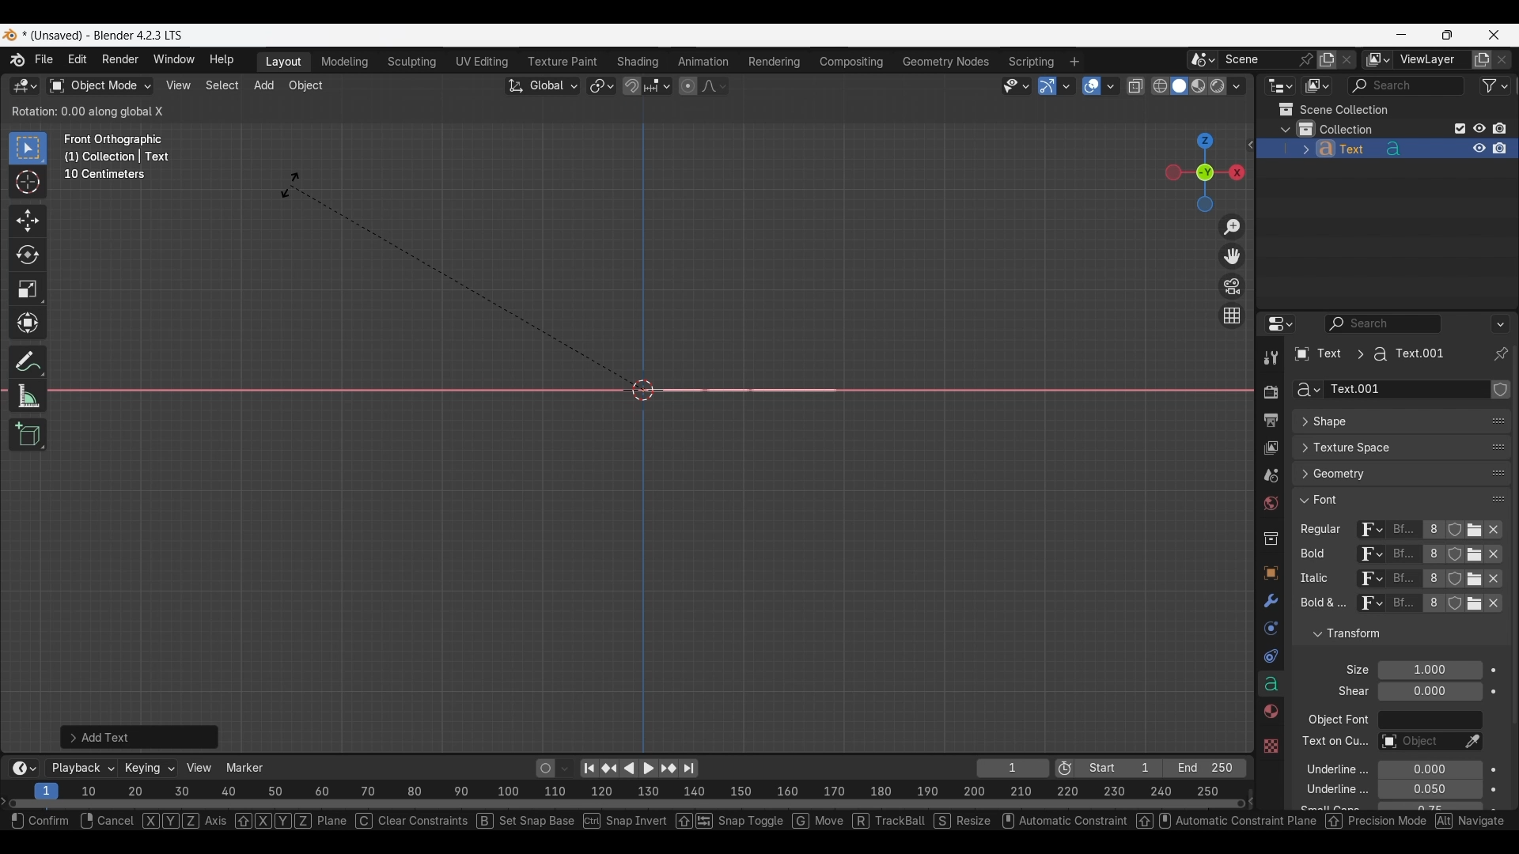 This screenshot has width=1519, height=854. What do you see at coordinates (1447, 35) in the screenshot?
I see `Show interface in a smaller tab` at bounding box center [1447, 35].